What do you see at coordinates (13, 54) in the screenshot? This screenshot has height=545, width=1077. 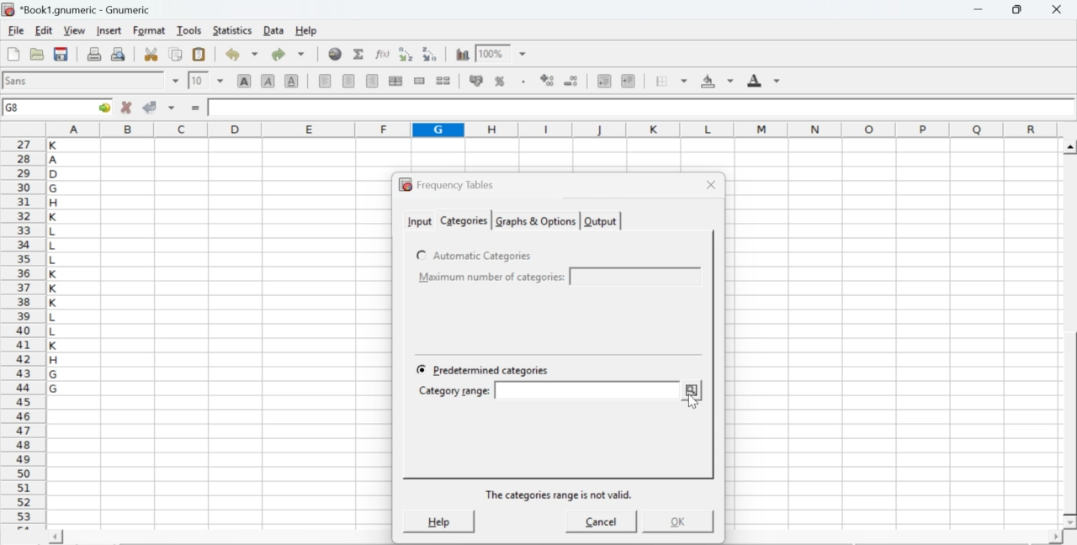 I see `new` at bounding box center [13, 54].